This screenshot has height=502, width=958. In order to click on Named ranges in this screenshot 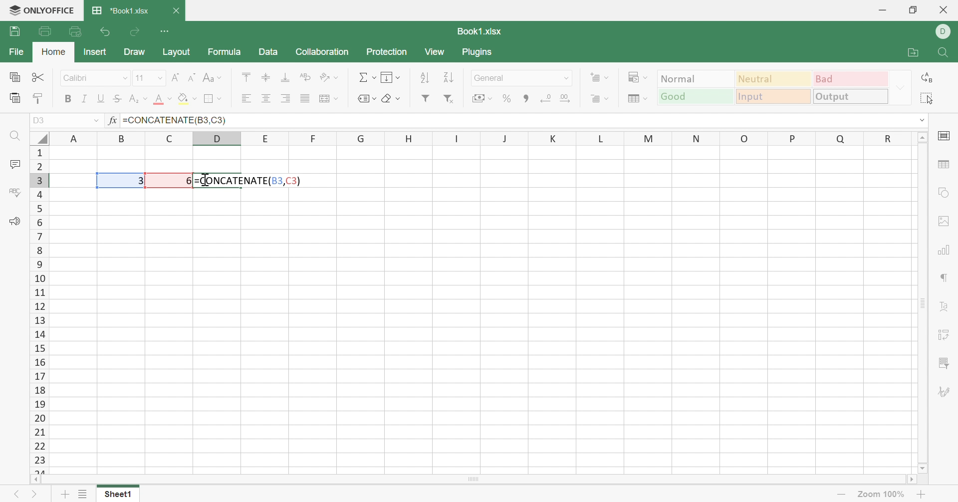, I will do `click(366, 97)`.